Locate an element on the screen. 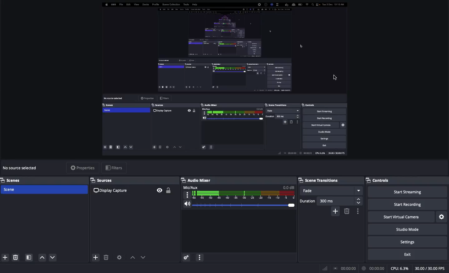  Display capture is located at coordinates (111, 190).